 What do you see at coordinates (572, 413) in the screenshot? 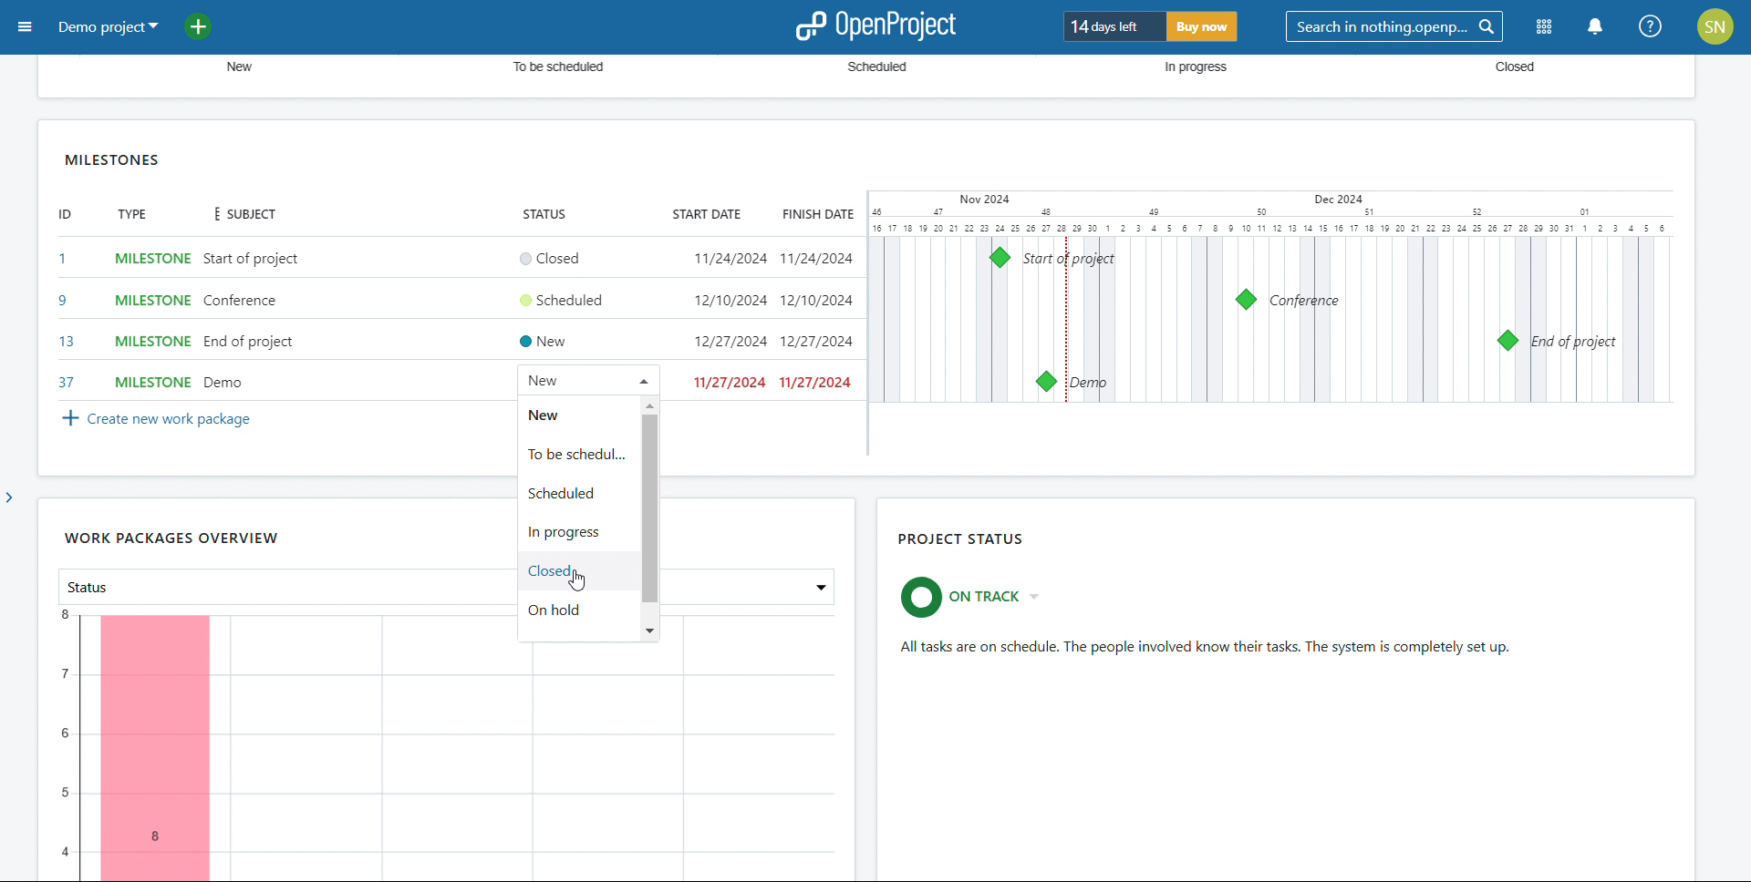
I see `new` at bounding box center [572, 413].